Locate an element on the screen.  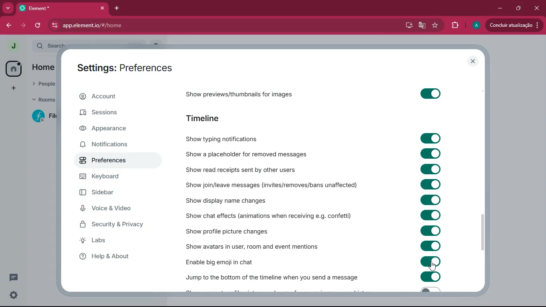
settings: preferences is located at coordinates (127, 68).